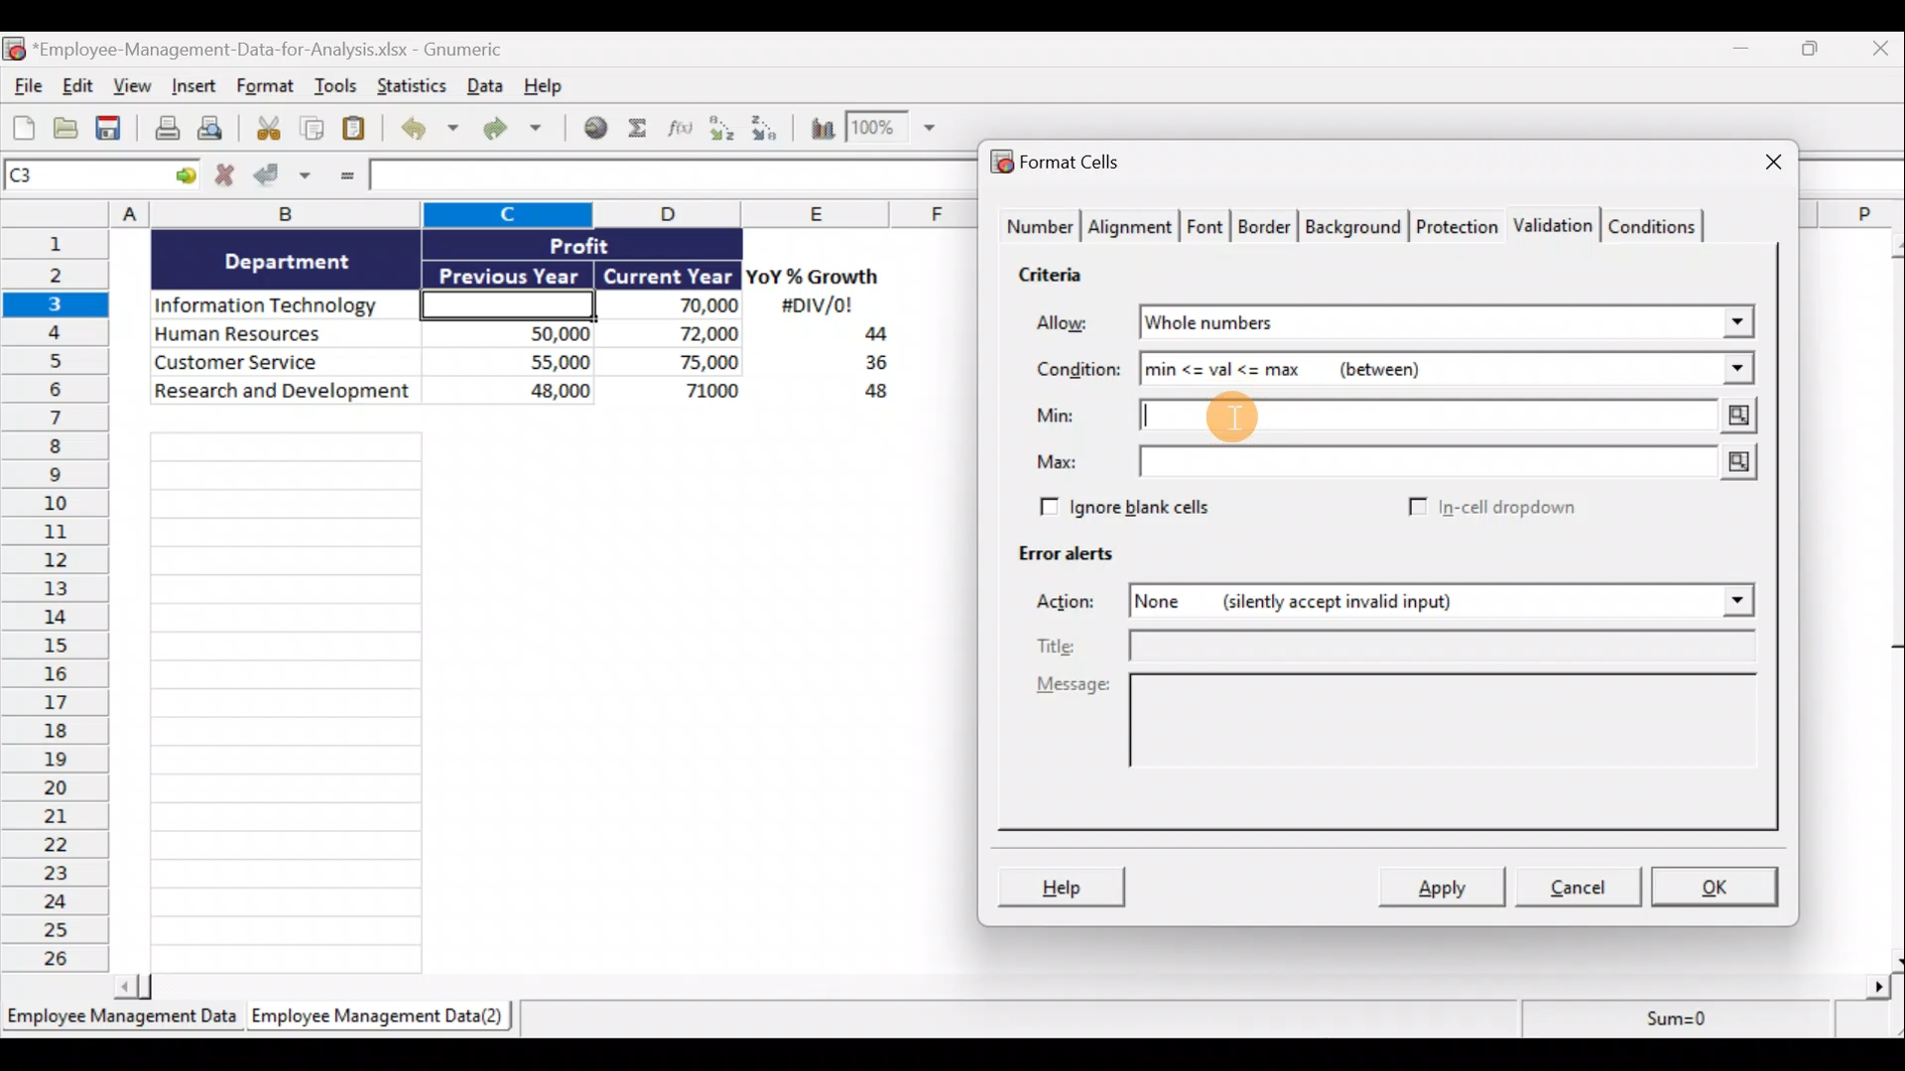  What do you see at coordinates (291, 48) in the screenshot?
I see `*Employee-Management-Data-for-Analysis.xlsx - Gnumeric` at bounding box center [291, 48].